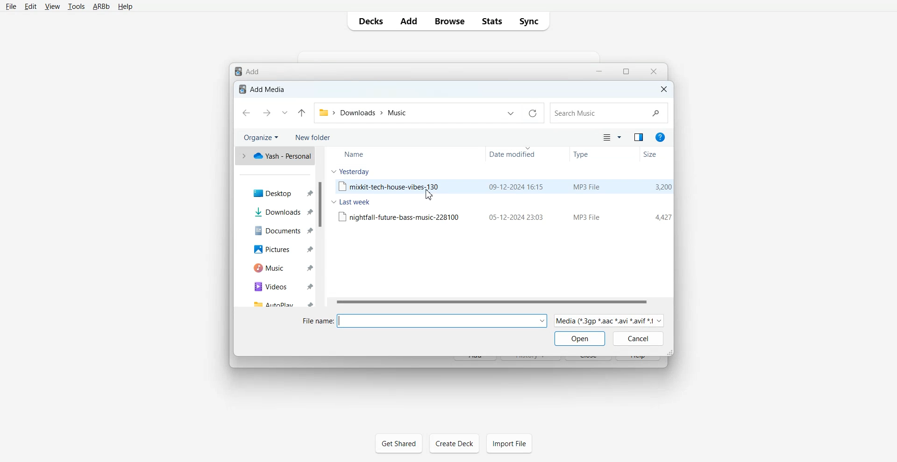  What do you see at coordinates (282, 230) in the screenshot?
I see `Documents` at bounding box center [282, 230].